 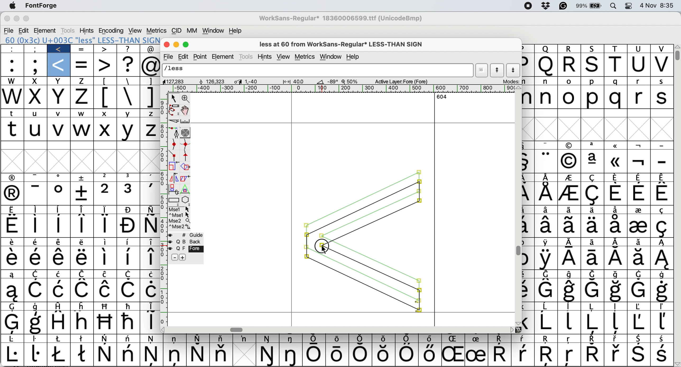 I want to click on Symbol, so click(x=59, y=290).